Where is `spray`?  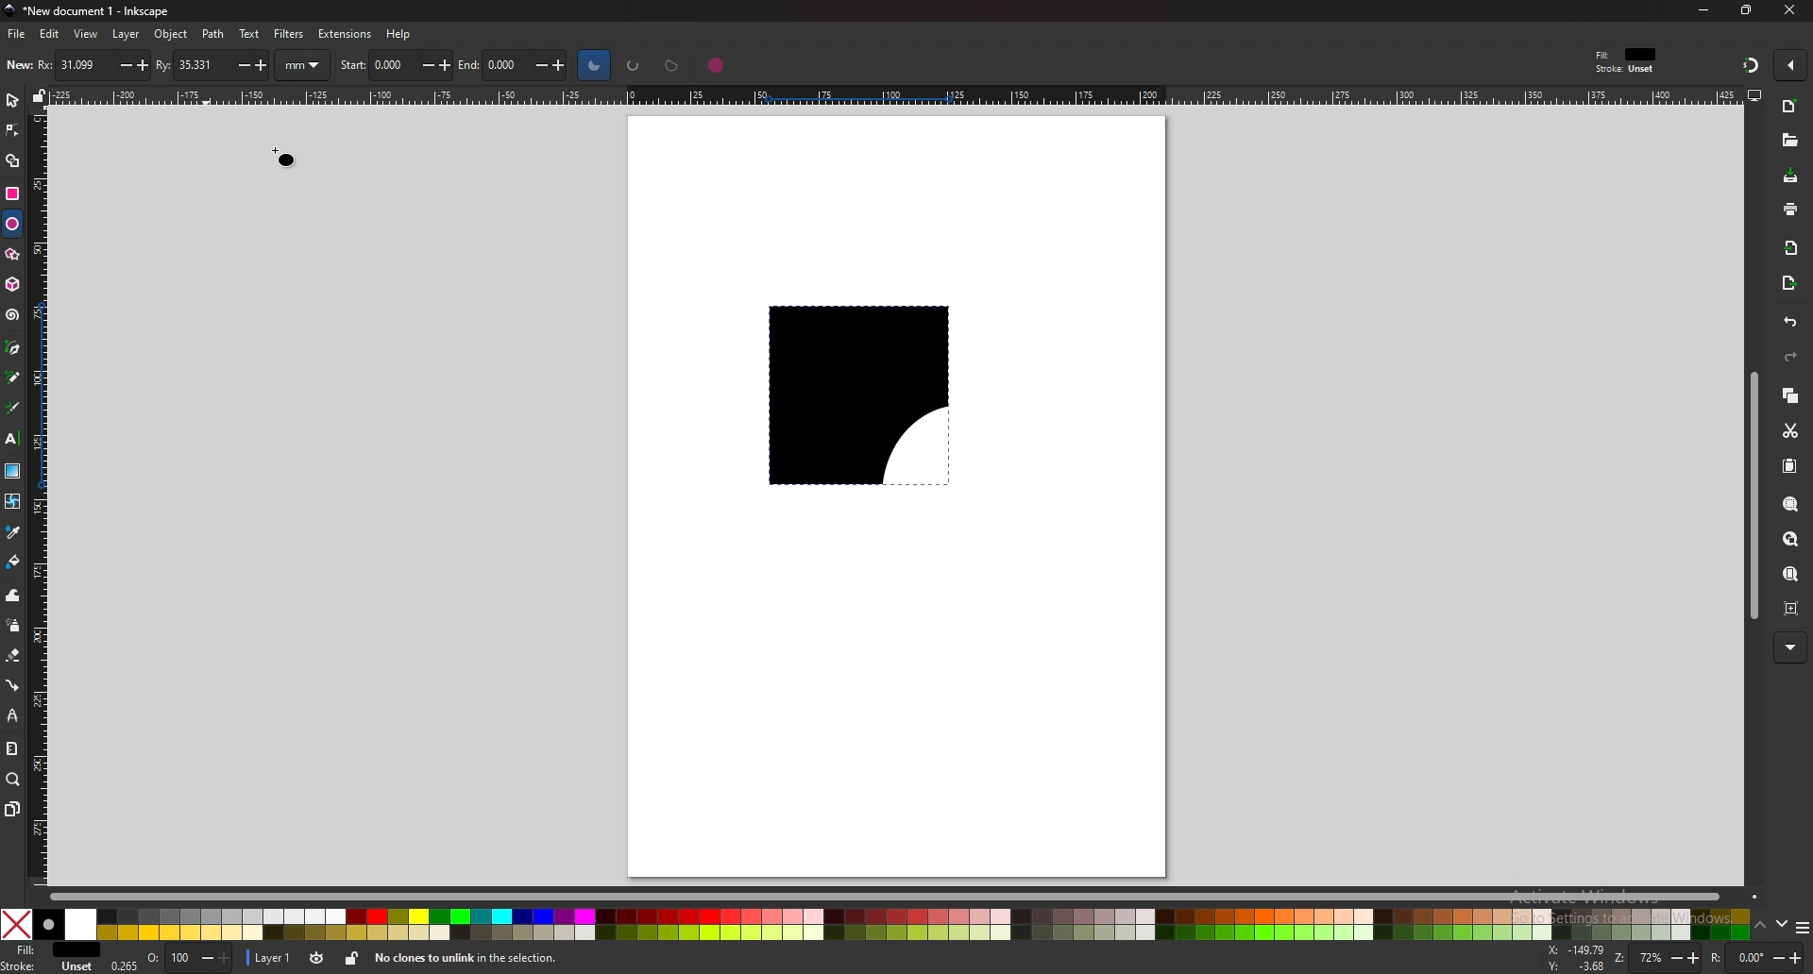 spray is located at coordinates (12, 626).